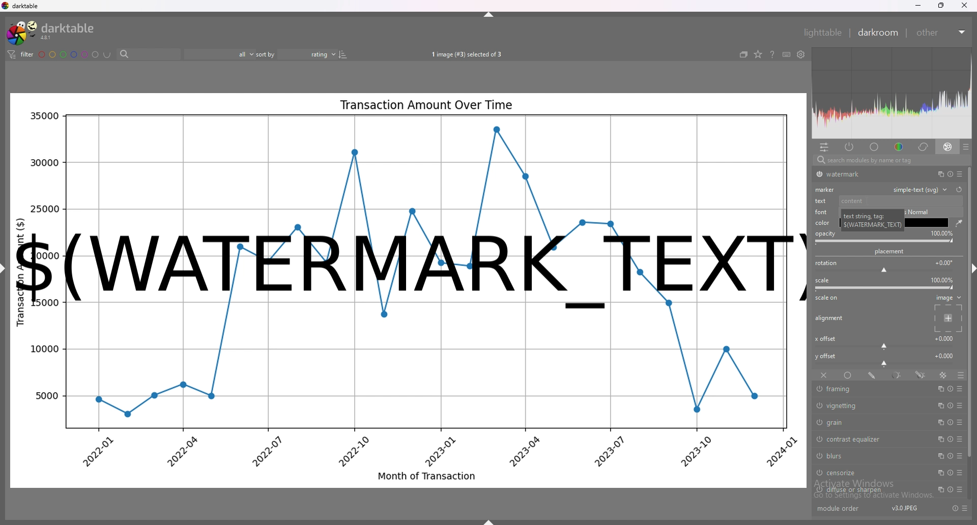 This screenshot has height=525, width=977. What do you see at coordinates (950, 456) in the screenshot?
I see `reset` at bounding box center [950, 456].